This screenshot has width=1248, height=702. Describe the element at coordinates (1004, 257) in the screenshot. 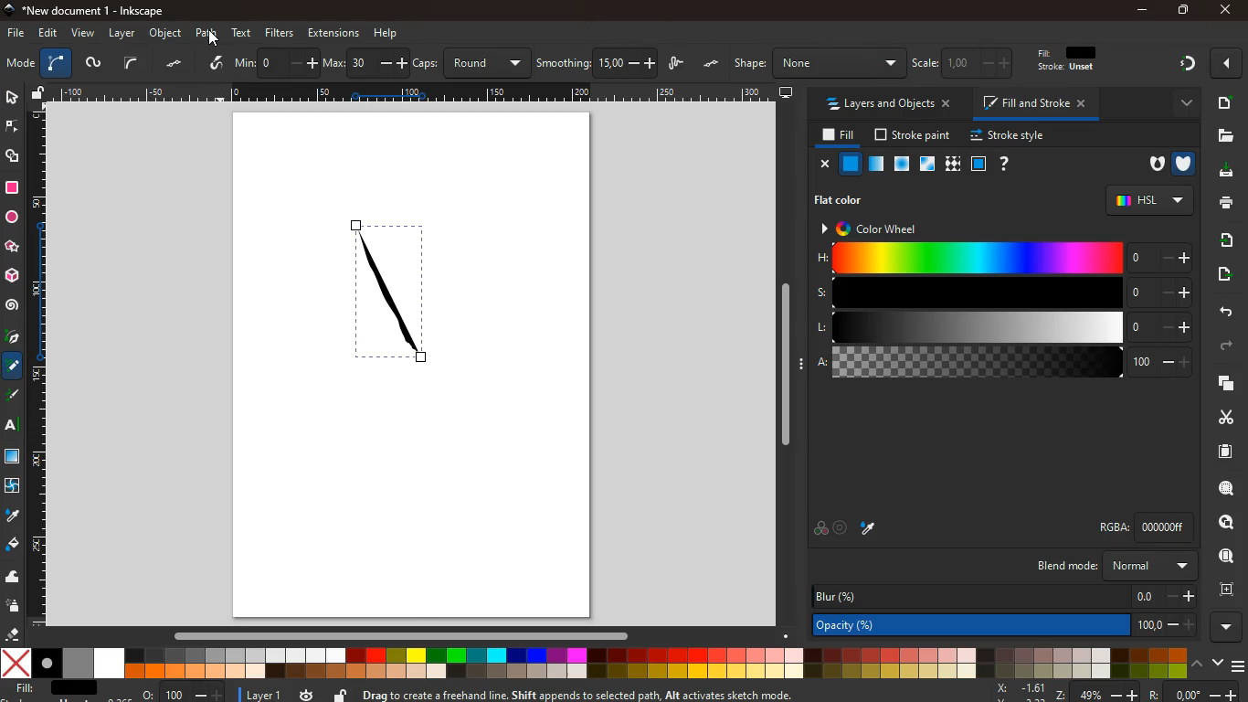

I see `h` at that location.